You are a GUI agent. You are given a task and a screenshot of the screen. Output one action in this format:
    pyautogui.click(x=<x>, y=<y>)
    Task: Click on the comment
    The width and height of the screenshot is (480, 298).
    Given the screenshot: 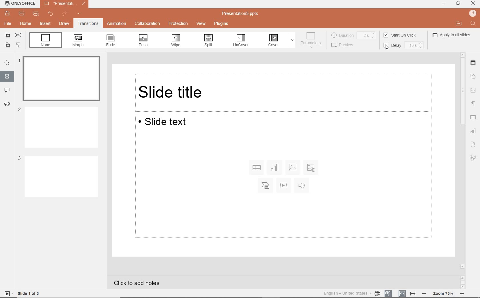 What is the action you would take?
    pyautogui.click(x=7, y=90)
    